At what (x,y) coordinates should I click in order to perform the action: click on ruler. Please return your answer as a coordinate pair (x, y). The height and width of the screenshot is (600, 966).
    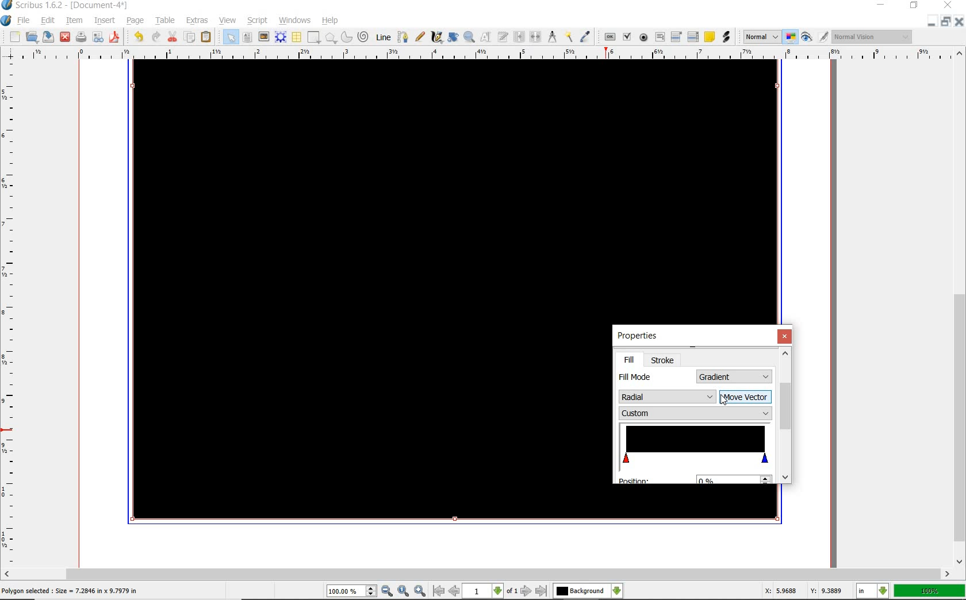
    Looking at the image, I should click on (10, 316).